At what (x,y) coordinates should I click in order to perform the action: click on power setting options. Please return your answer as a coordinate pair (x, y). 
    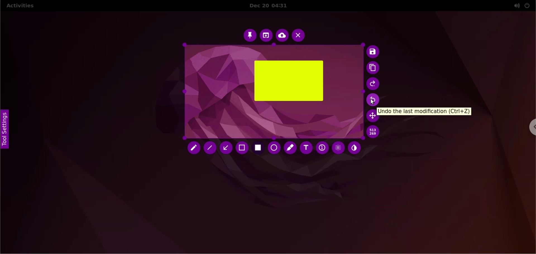
    Looking at the image, I should click on (529, 5).